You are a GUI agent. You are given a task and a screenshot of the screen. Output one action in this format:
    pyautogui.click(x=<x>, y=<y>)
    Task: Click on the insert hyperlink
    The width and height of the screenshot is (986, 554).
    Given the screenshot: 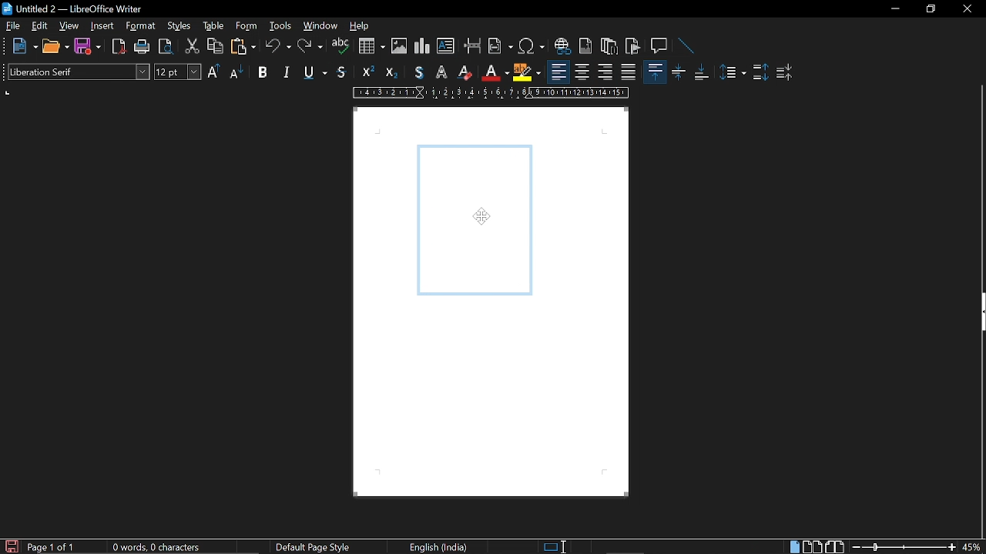 What is the action you would take?
    pyautogui.click(x=562, y=48)
    